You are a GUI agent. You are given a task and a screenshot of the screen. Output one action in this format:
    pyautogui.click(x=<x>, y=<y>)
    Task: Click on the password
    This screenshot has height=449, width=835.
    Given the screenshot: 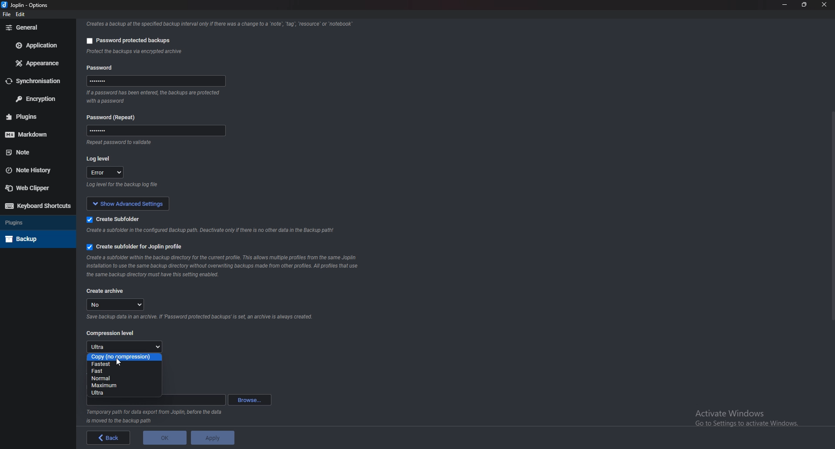 What is the action you would take?
    pyautogui.click(x=102, y=67)
    